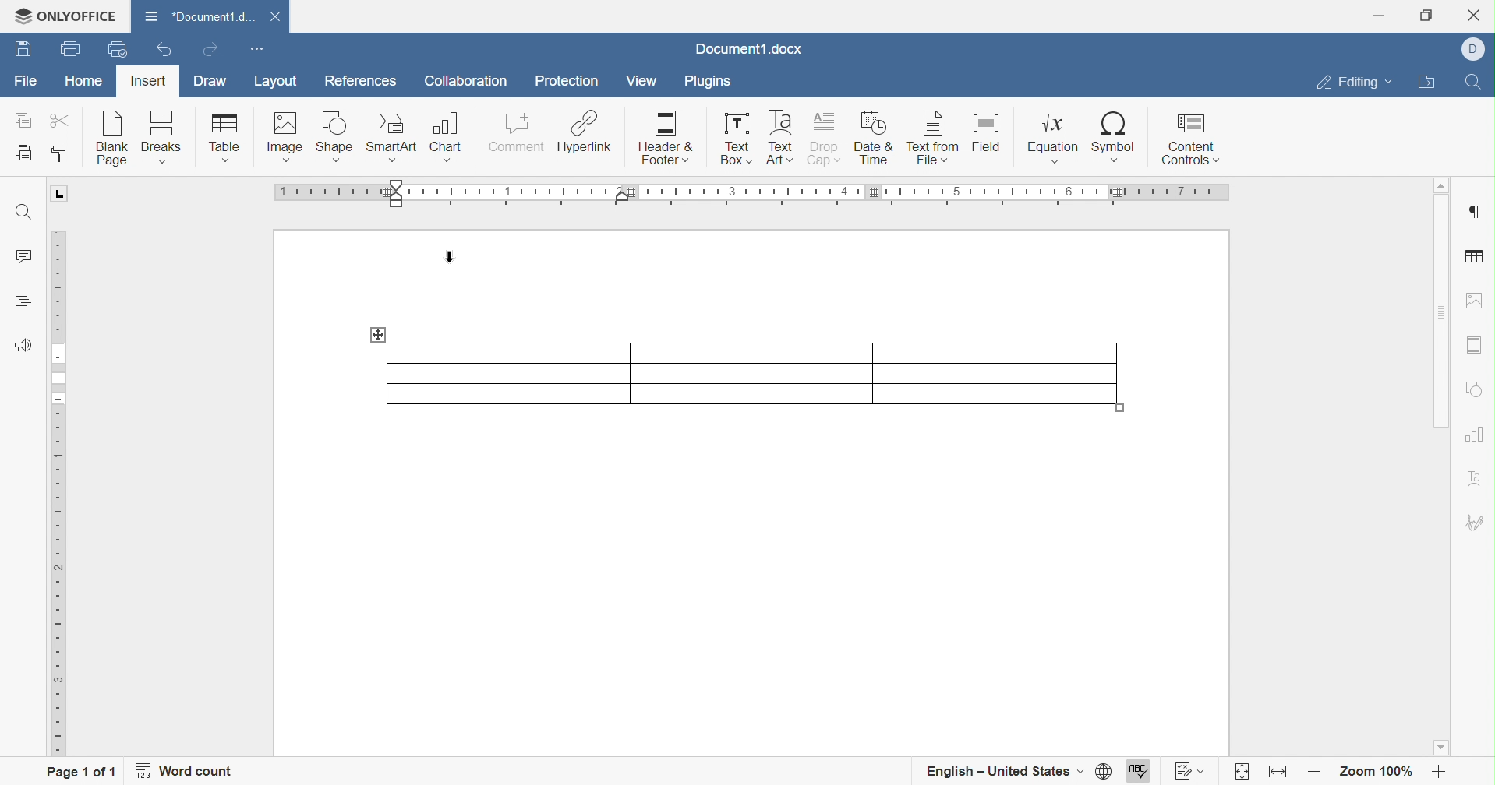  What do you see at coordinates (1192, 139) in the screenshot?
I see `Content controls` at bounding box center [1192, 139].